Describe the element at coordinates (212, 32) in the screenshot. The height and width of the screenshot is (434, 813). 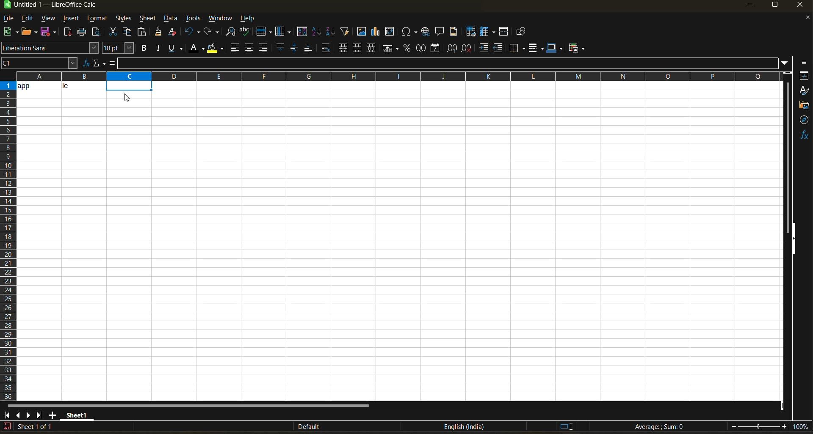
I see `redo ` at that location.